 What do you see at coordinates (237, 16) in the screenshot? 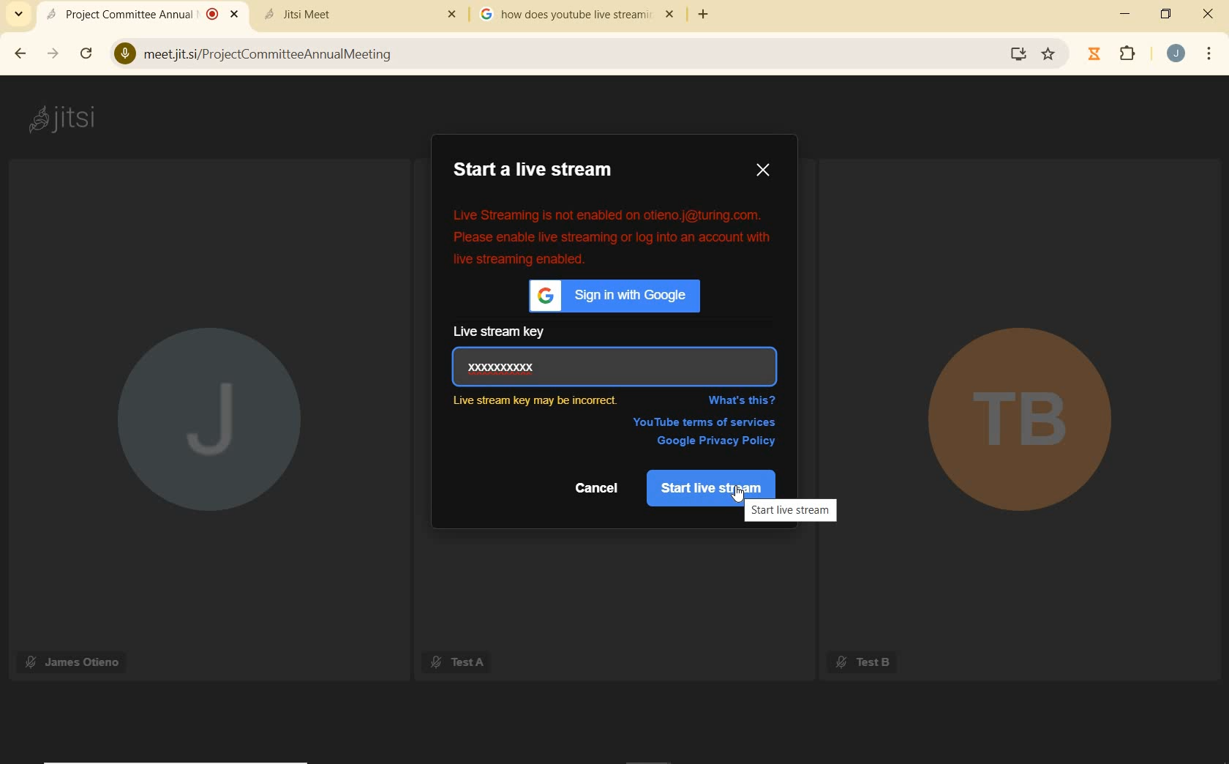
I see `Close` at bounding box center [237, 16].